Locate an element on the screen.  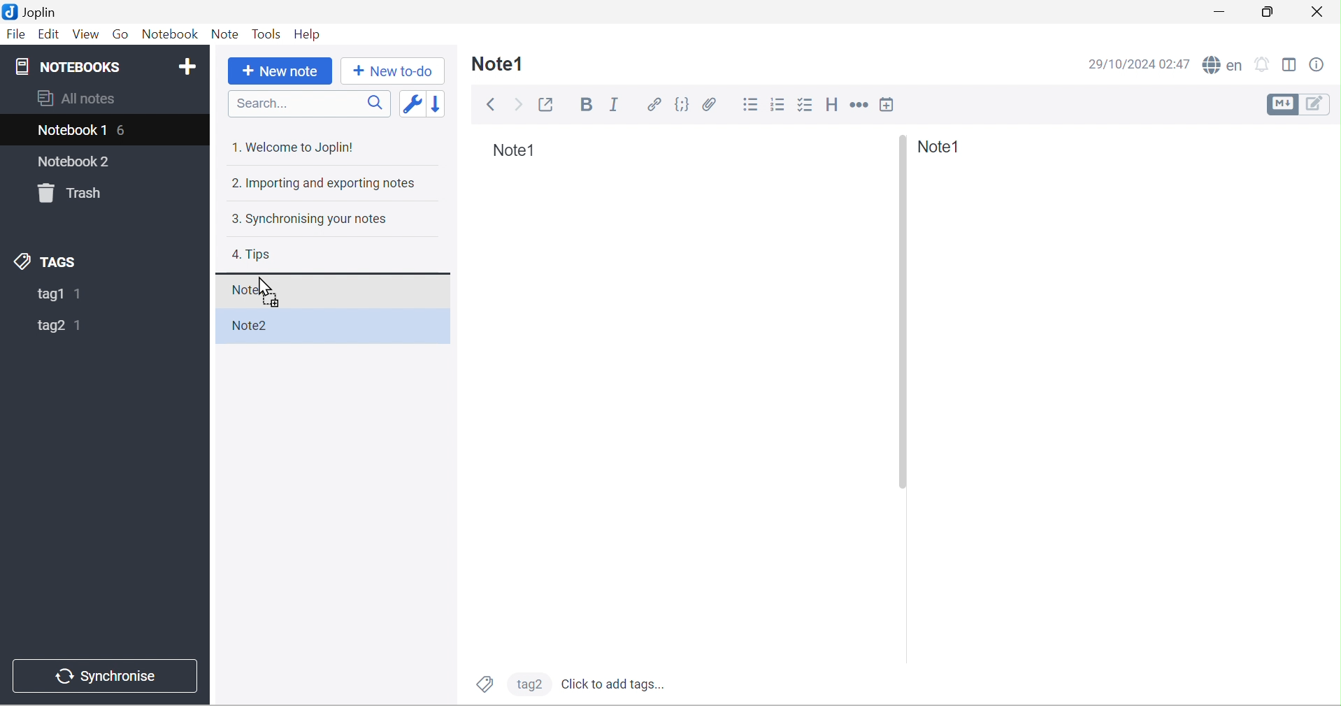
Numbered list is located at coordinates (780, 106).